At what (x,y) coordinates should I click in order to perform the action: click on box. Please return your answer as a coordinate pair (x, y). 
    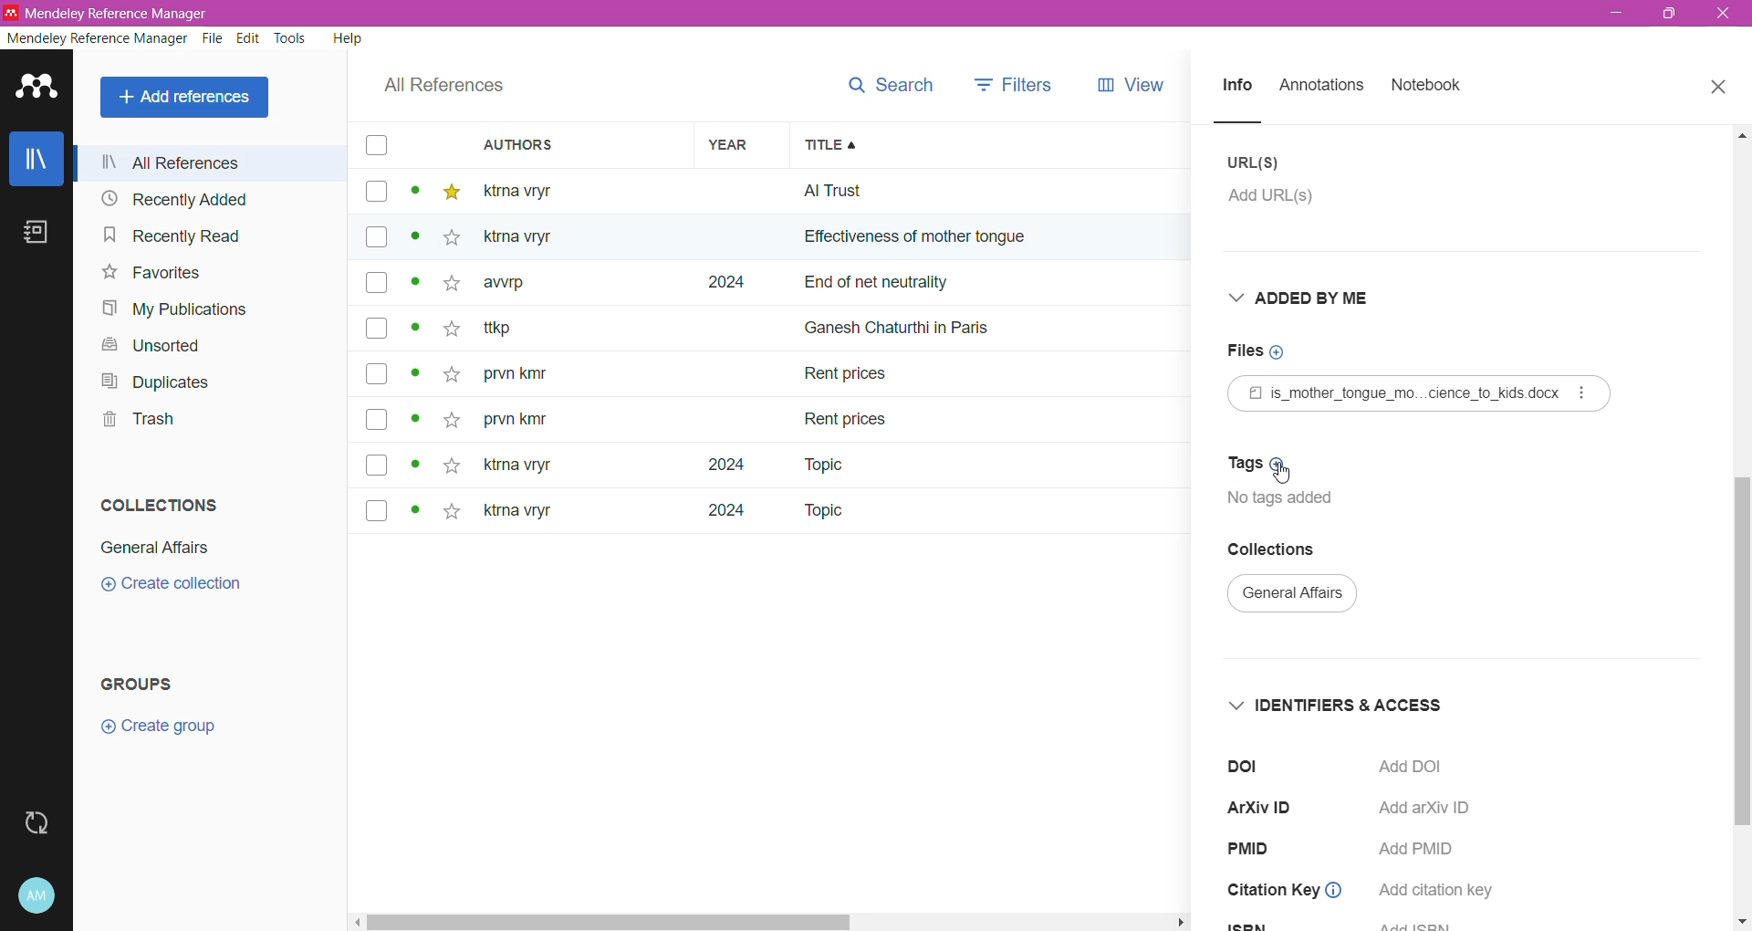
    Looking at the image, I should click on (377, 508).